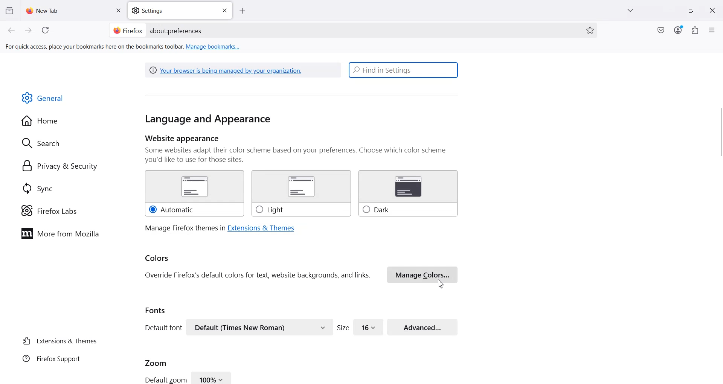  Describe the element at coordinates (669, 11) in the screenshot. I see `Minimize` at that location.